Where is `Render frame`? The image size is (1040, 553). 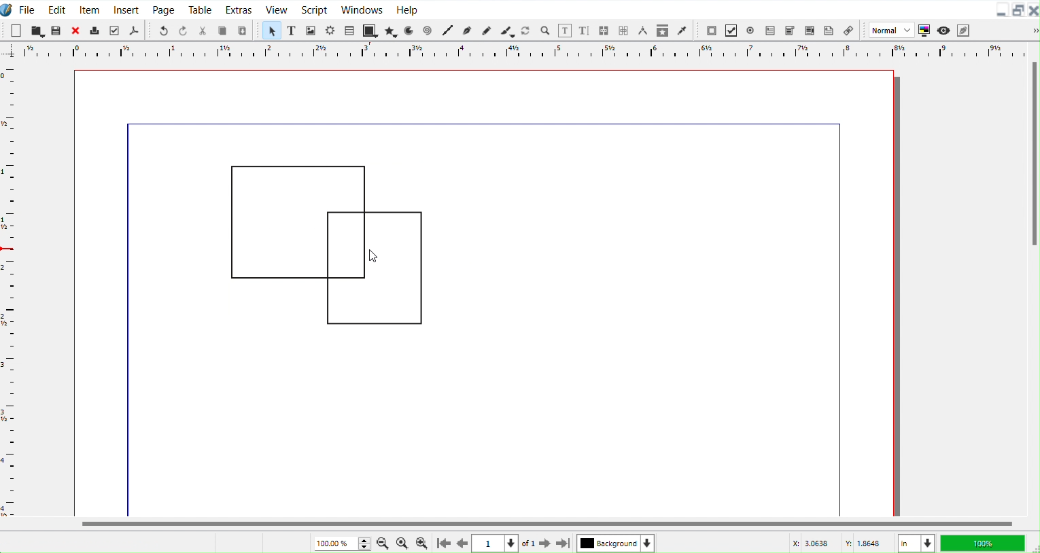 Render frame is located at coordinates (331, 31).